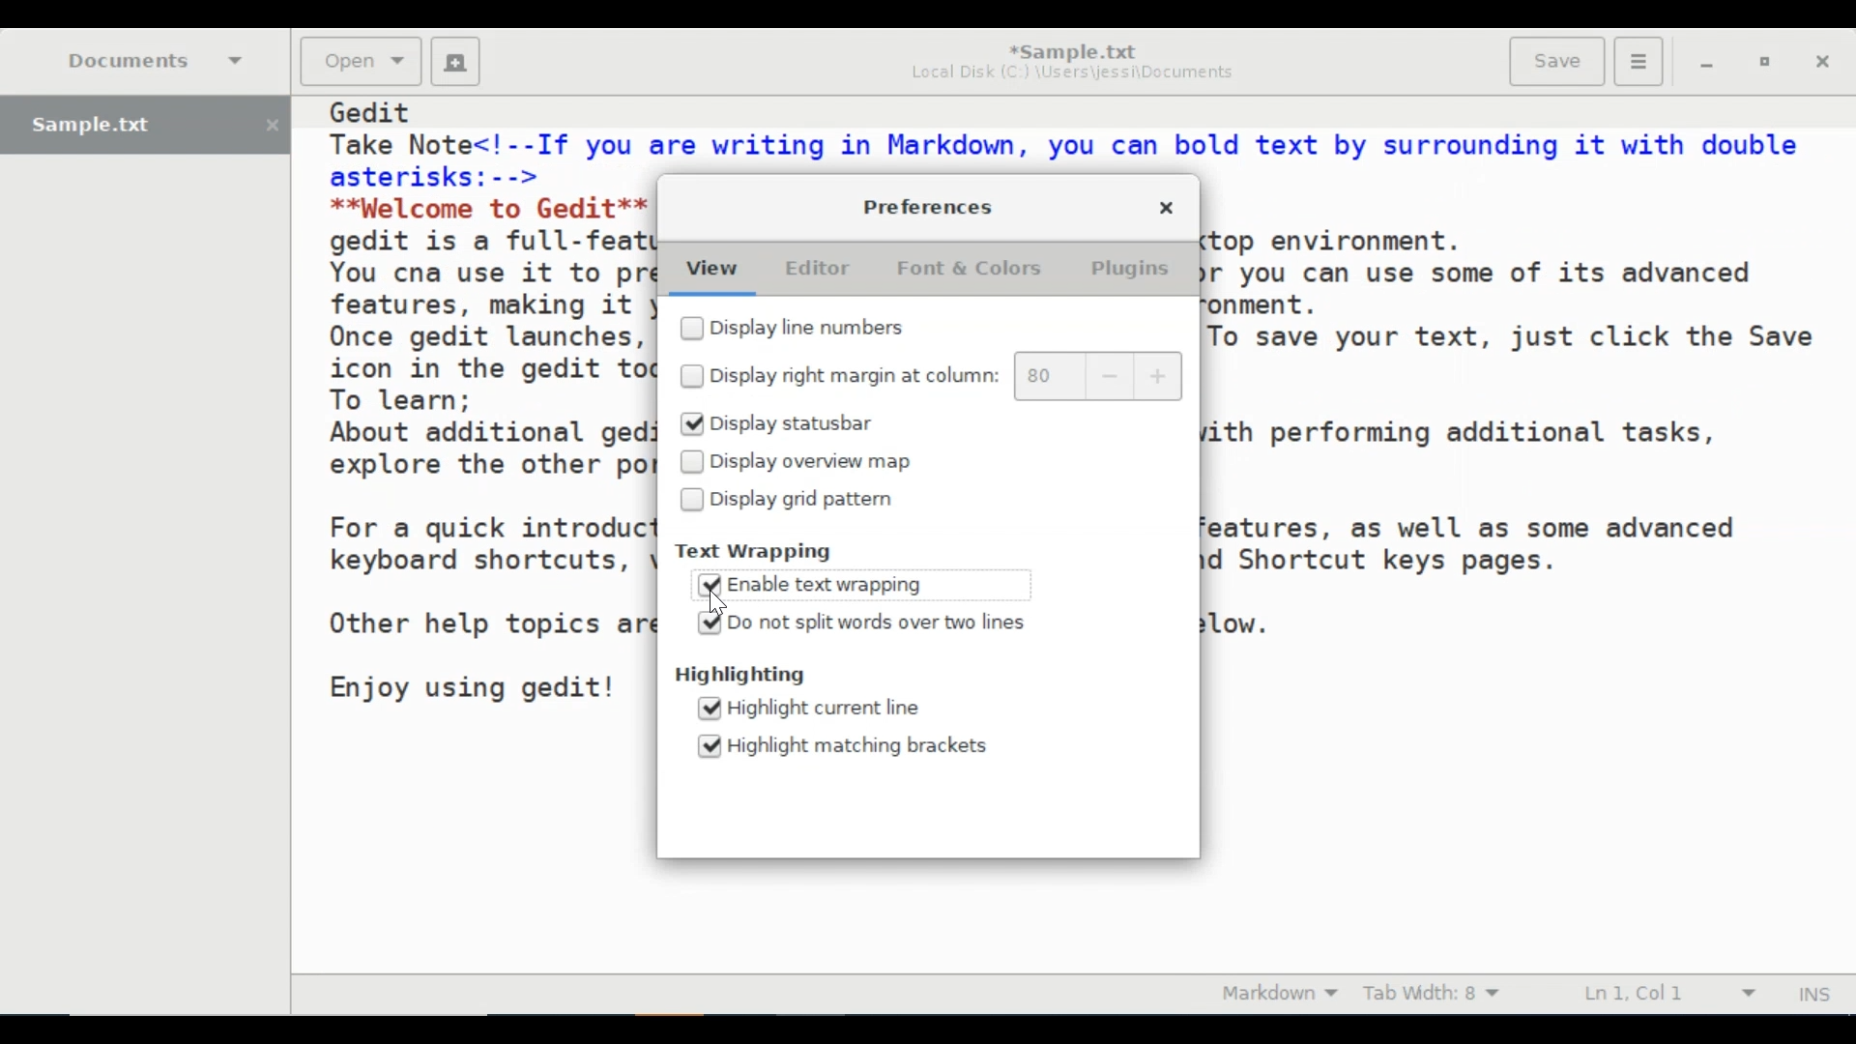 The width and height of the screenshot is (1856, 1044). What do you see at coordinates (1071, 73) in the screenshot?
I see `Local Disk (C:) \Users\jessi\Documents` at bounding box center [1071, 73].